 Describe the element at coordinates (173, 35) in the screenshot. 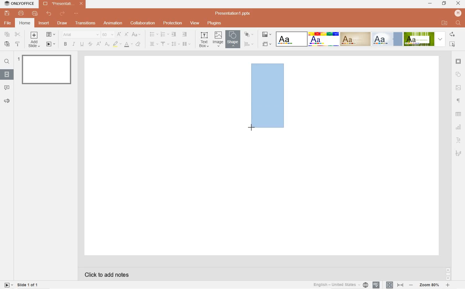

I see `decrease indent` at that location.